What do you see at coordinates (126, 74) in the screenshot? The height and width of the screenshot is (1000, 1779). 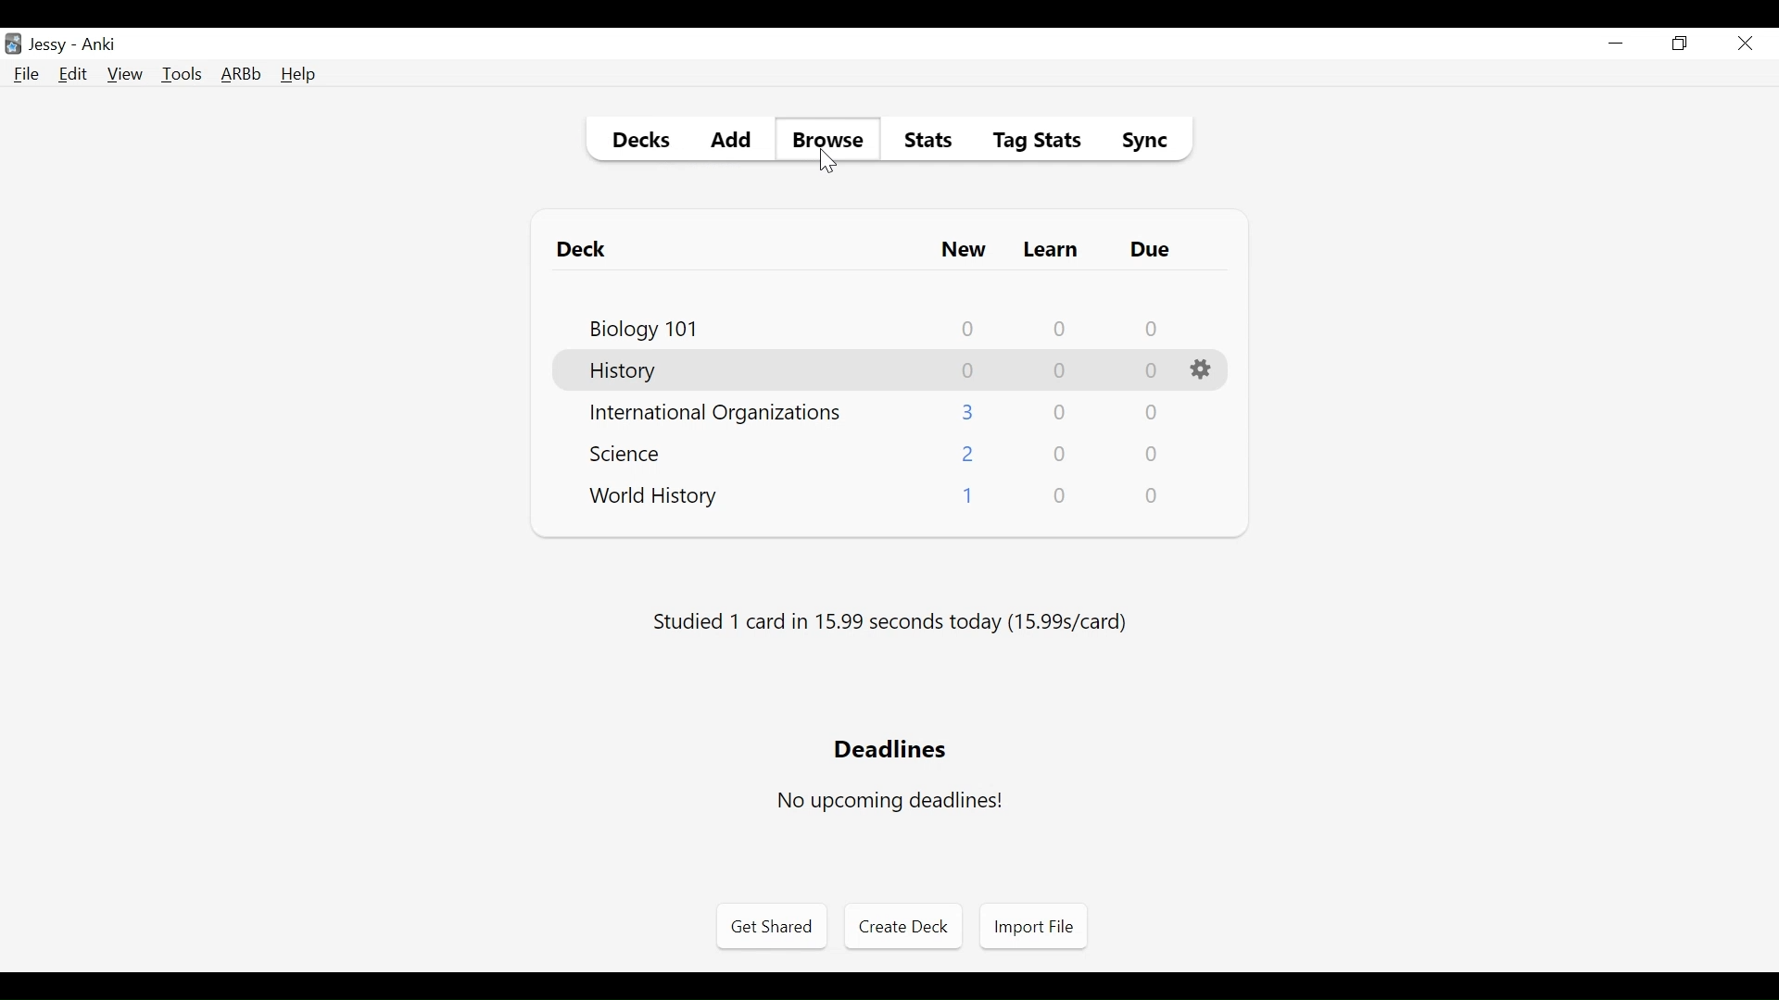 I see `View` at bounding box center [126, 74].